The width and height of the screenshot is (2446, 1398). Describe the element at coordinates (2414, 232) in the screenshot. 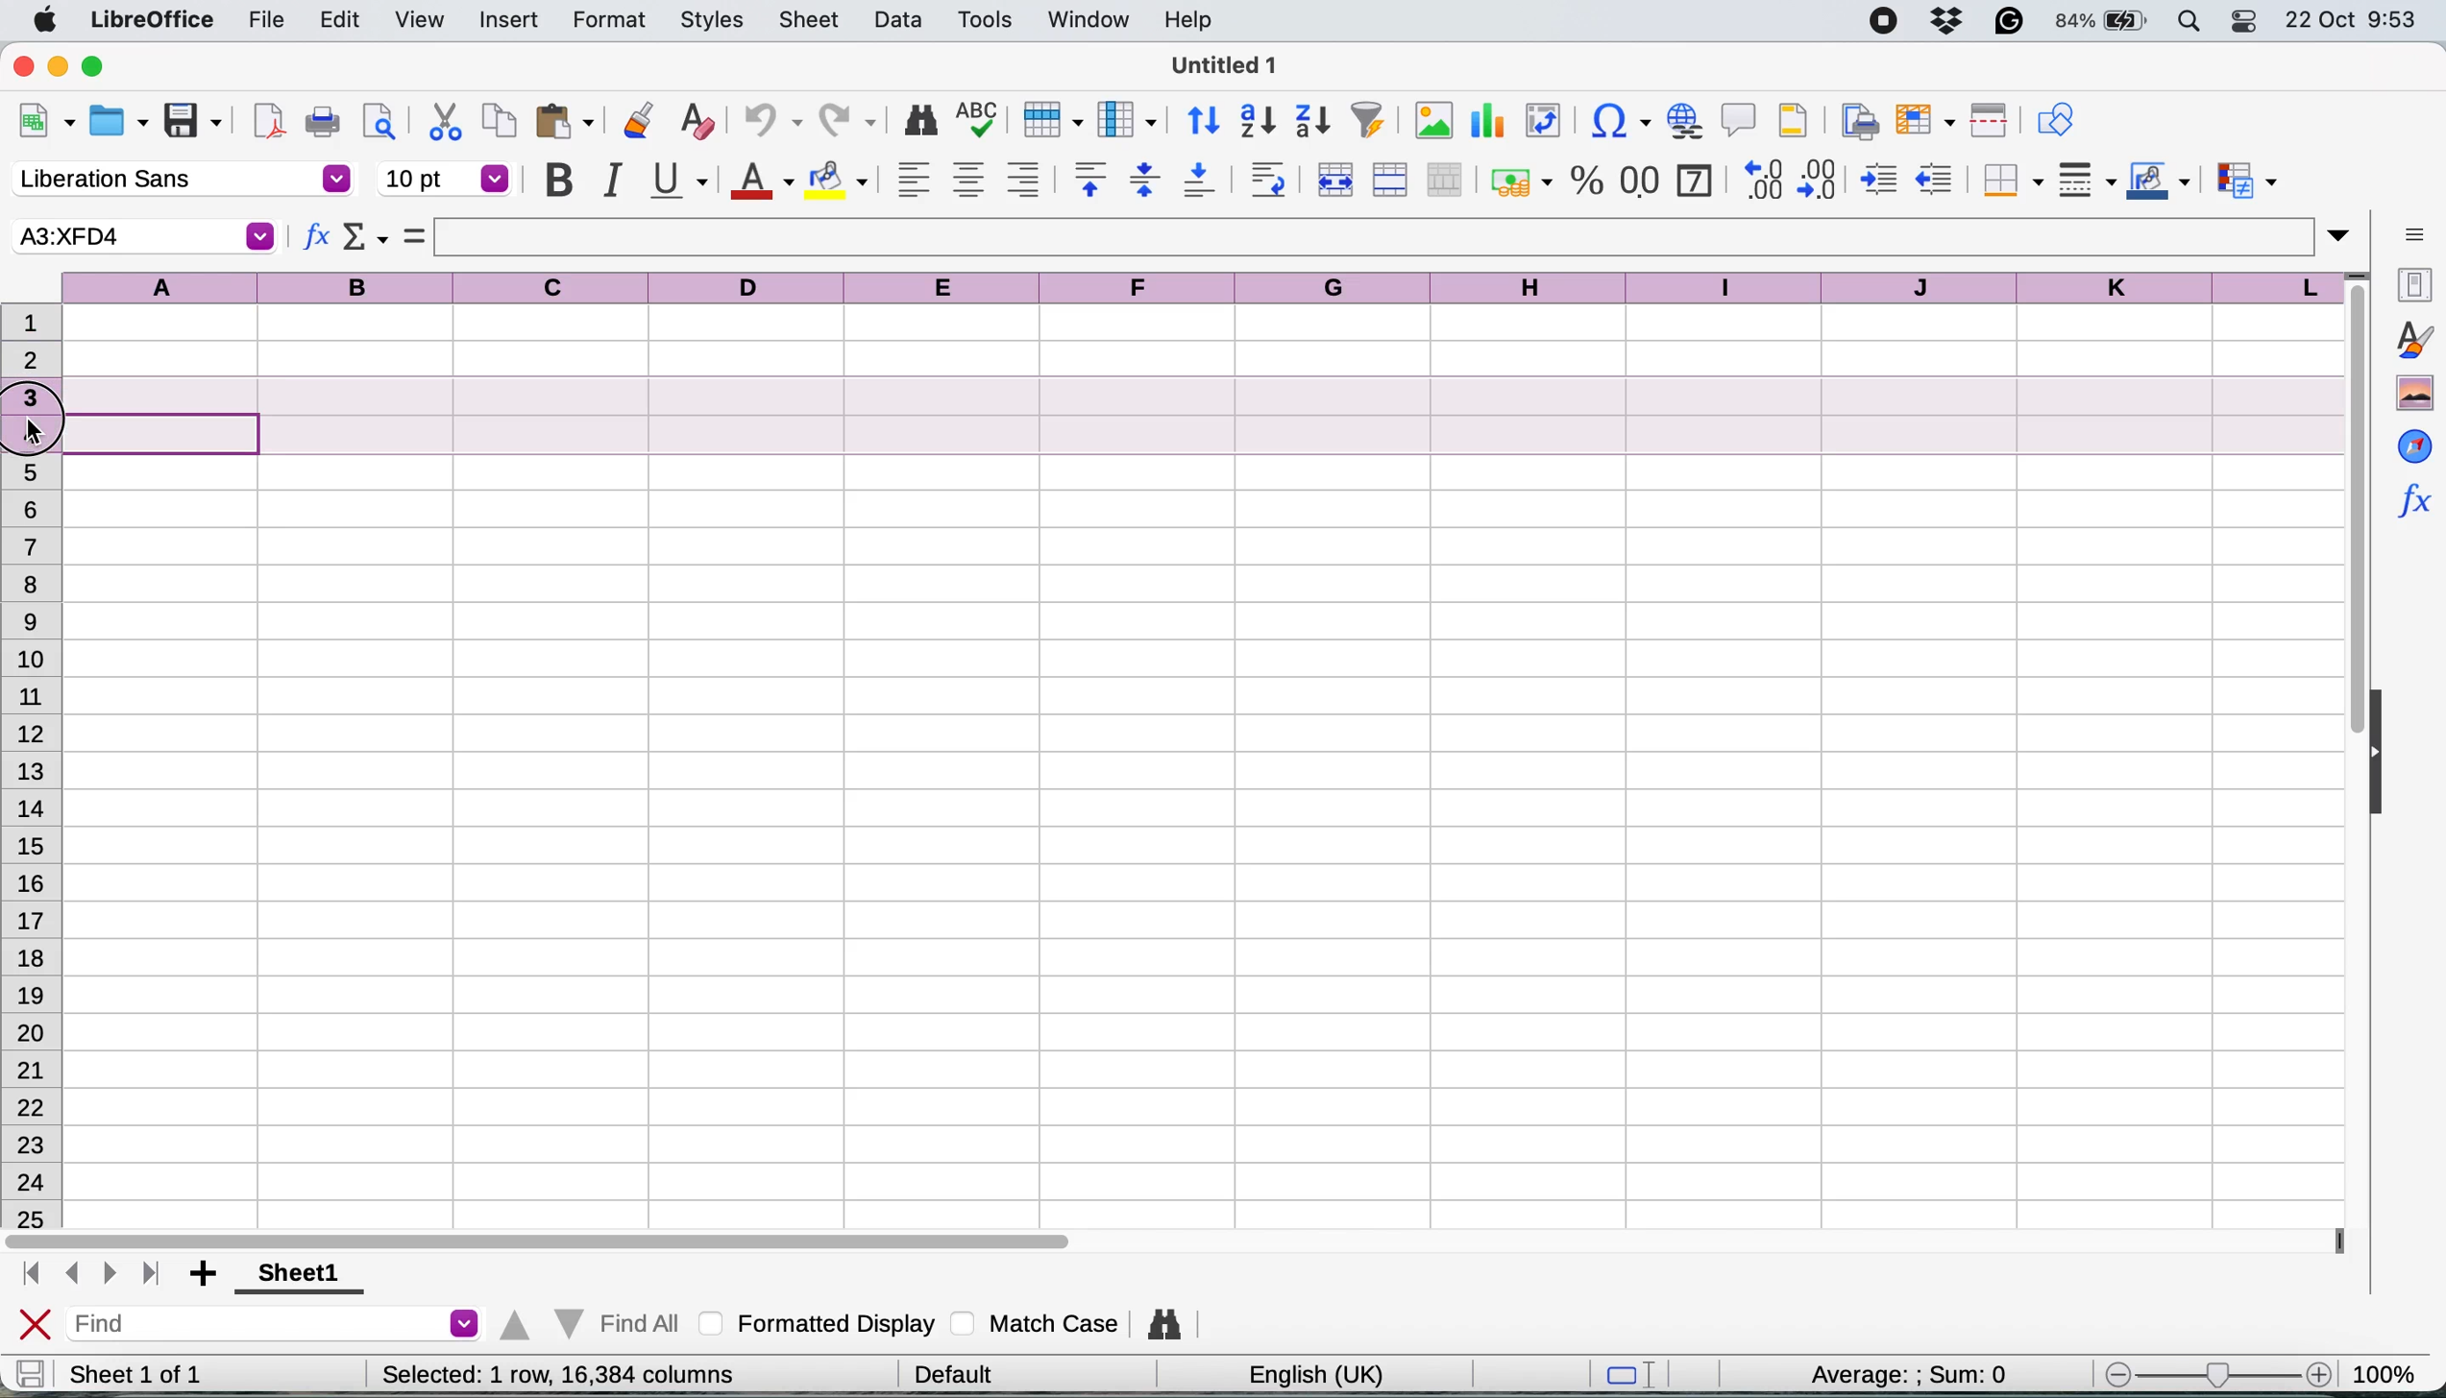

I see `sidebar settings` at that location.